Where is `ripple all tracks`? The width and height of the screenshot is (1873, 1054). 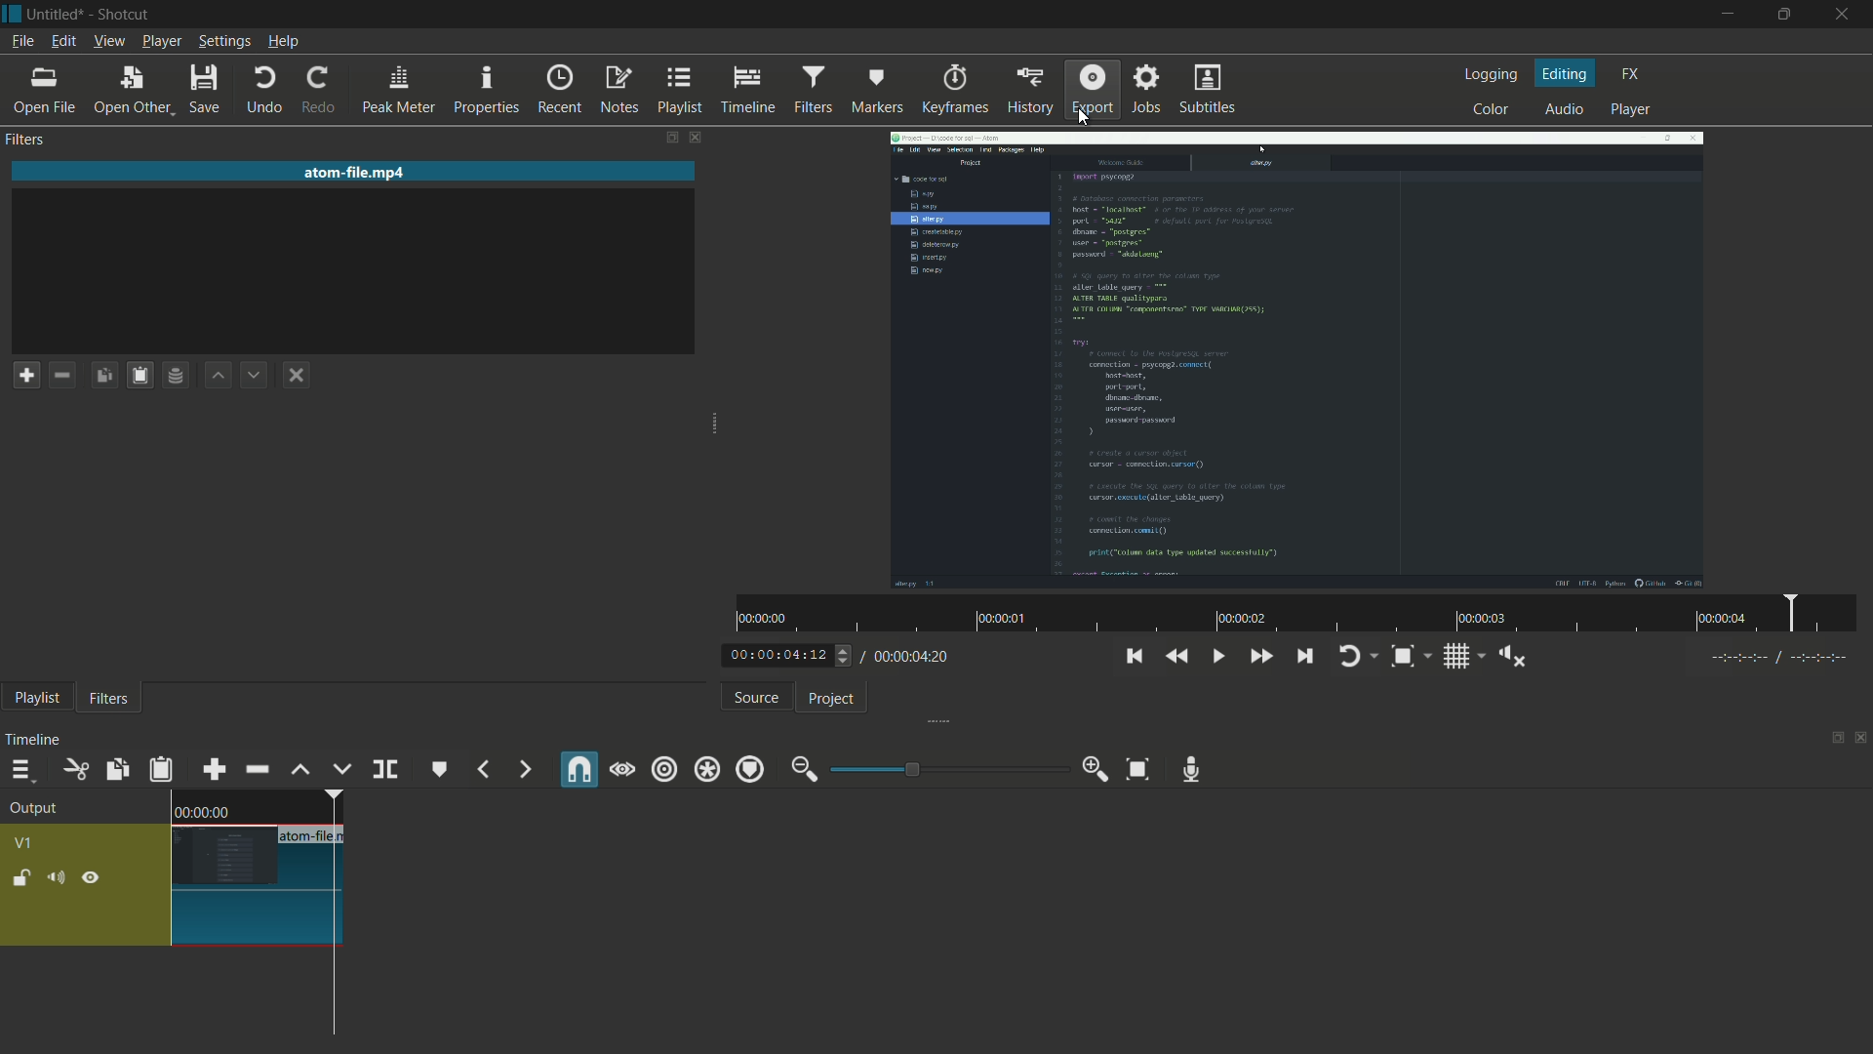
ripple all tracks is located at coordinates (706, 770).